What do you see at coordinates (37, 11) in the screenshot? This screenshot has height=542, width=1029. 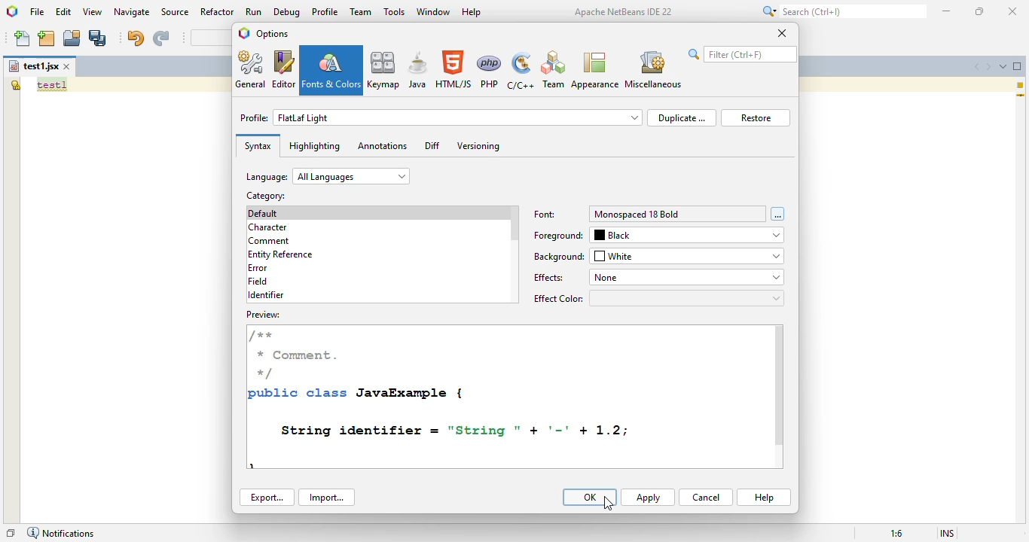 I see `file` at bounding box center [37, 11].